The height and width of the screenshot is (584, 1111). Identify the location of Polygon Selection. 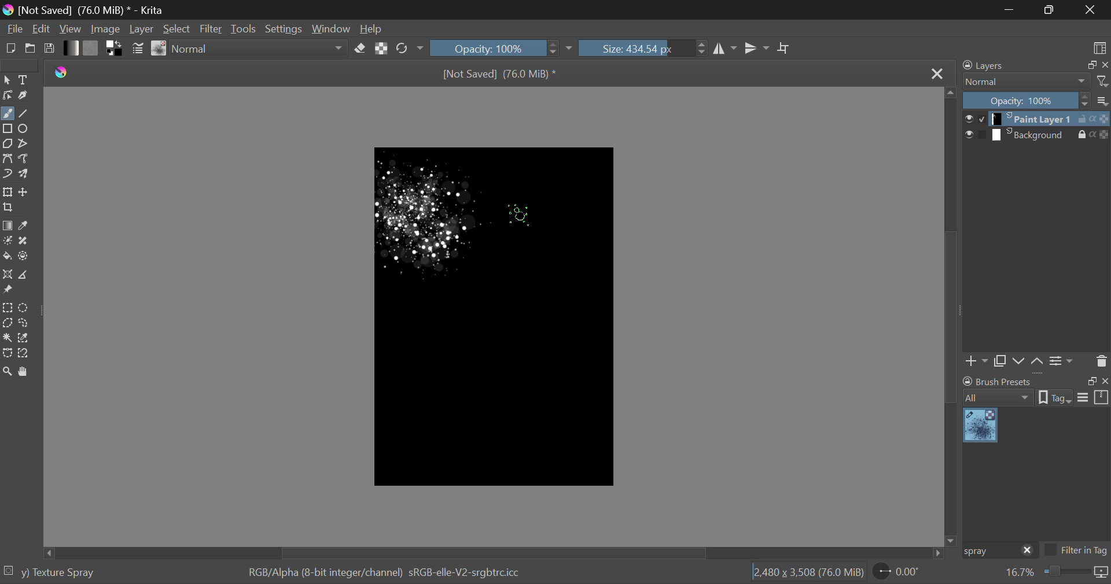
(8, 322).